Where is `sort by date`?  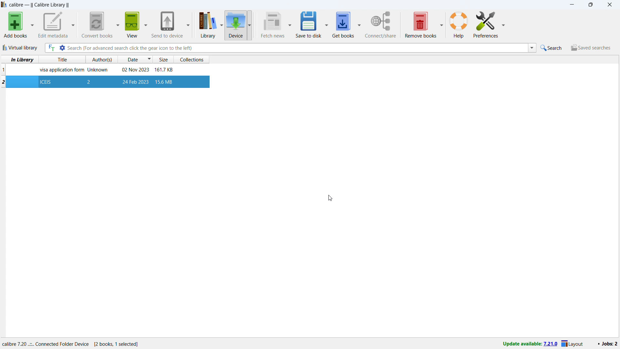
sort by date is located at coordinates (136, 59).